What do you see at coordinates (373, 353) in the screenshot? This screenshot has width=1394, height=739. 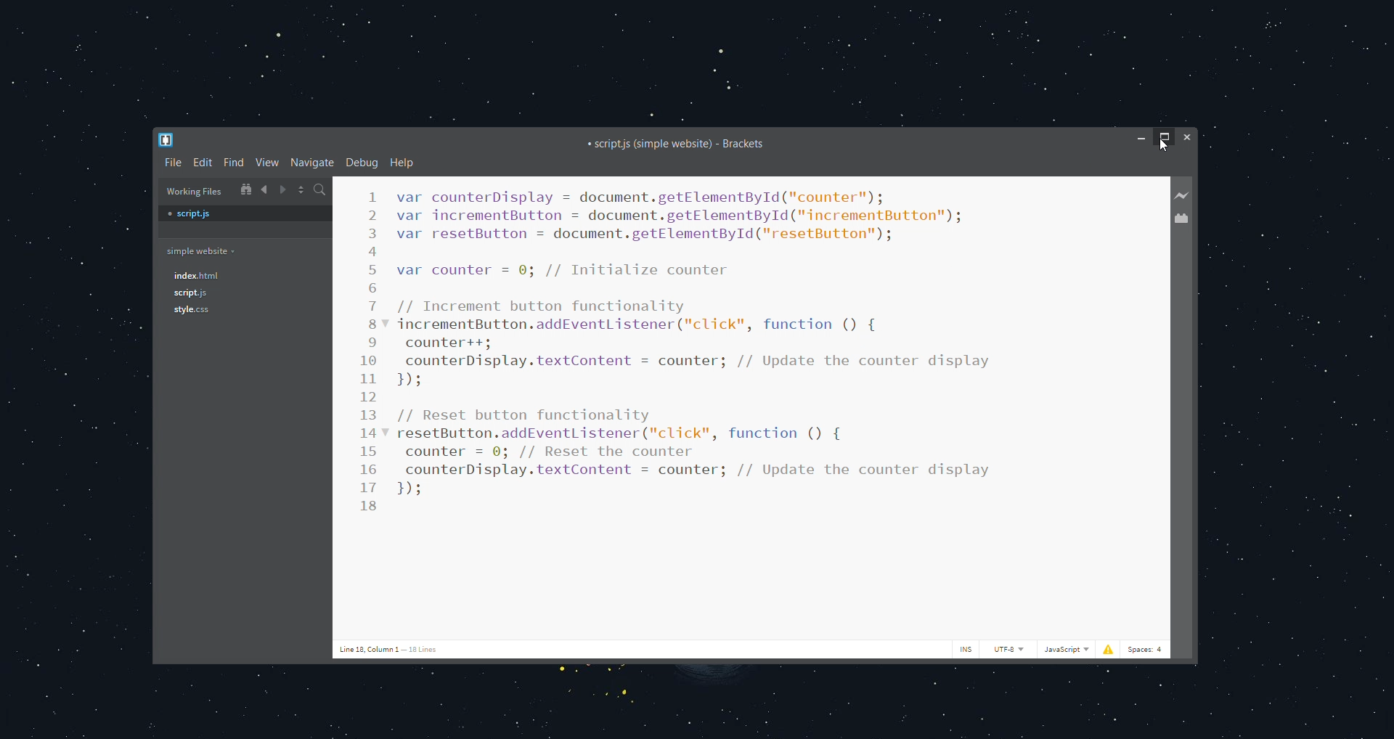 I see `Line number` at bounding box center [373, 353].